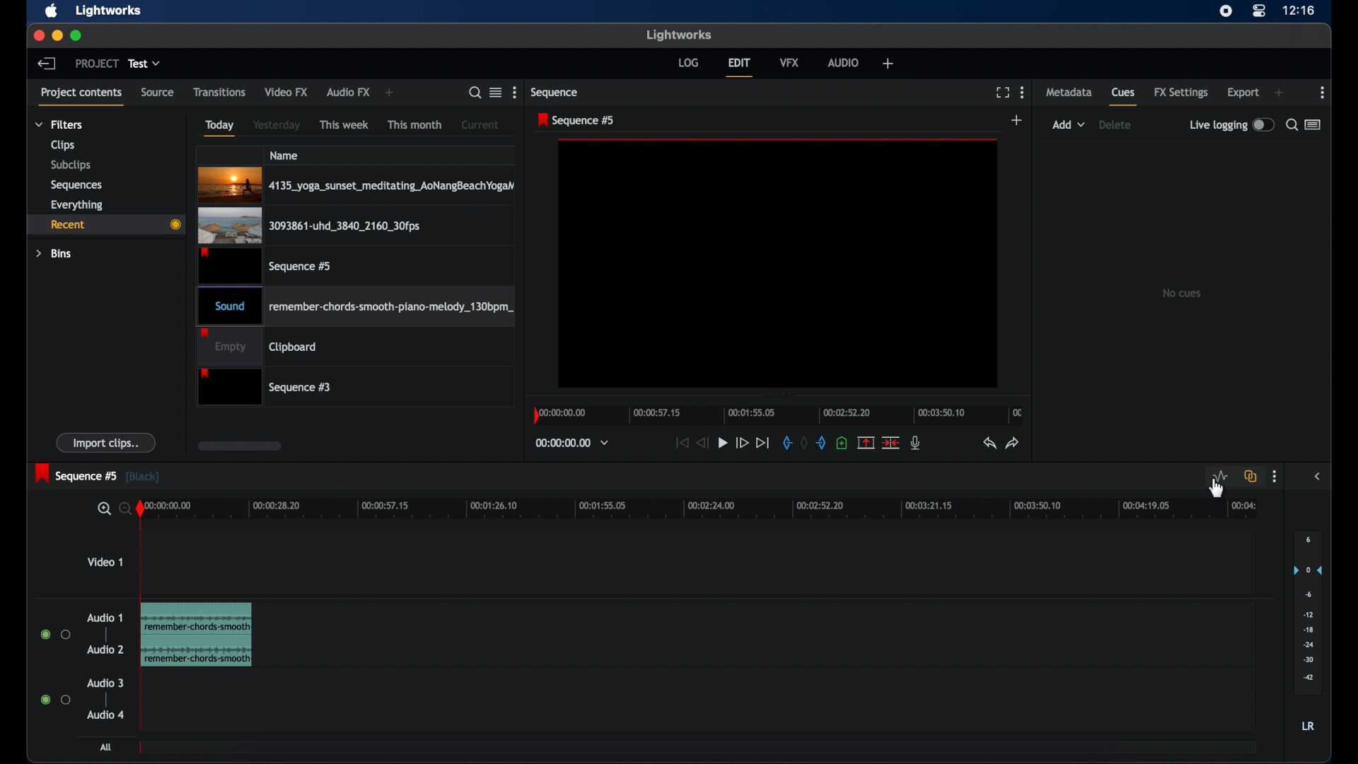  What do you see at coordinates (803, 444) in the screenshot?
I see `clear marks` at bounding box center [803, 444].